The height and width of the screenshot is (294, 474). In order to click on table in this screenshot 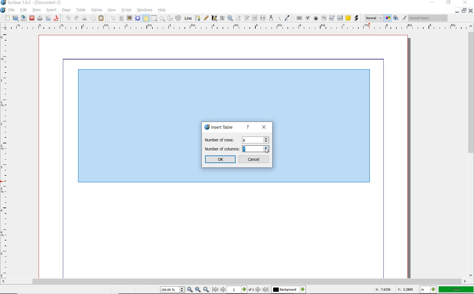, I will do `click(82, 10)`.